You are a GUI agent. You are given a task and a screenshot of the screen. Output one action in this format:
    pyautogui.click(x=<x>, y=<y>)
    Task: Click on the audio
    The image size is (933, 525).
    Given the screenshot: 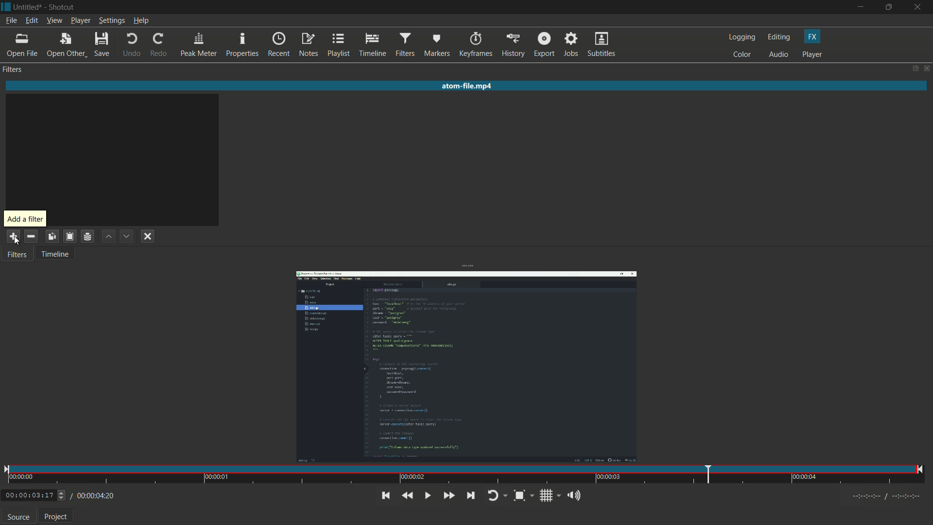 What is the action you would take?
    pyautogui.click(x=778, y=55)
    